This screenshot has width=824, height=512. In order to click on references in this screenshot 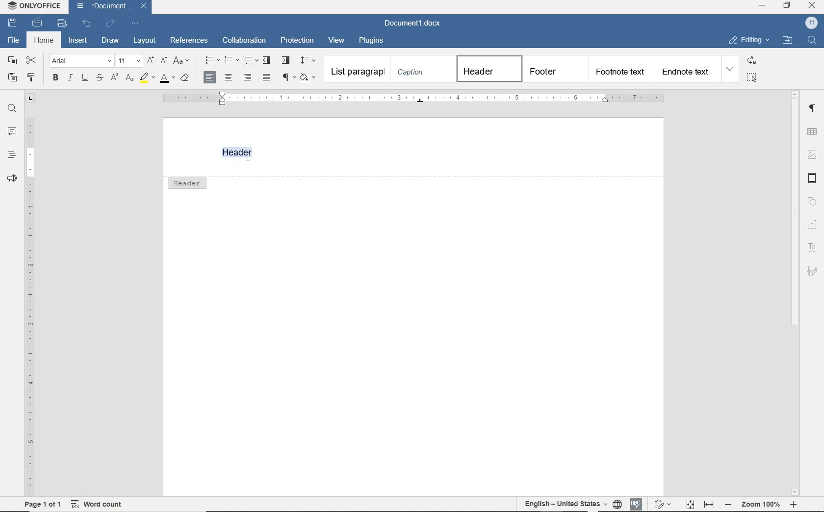, I will do `click(189, 41)`.